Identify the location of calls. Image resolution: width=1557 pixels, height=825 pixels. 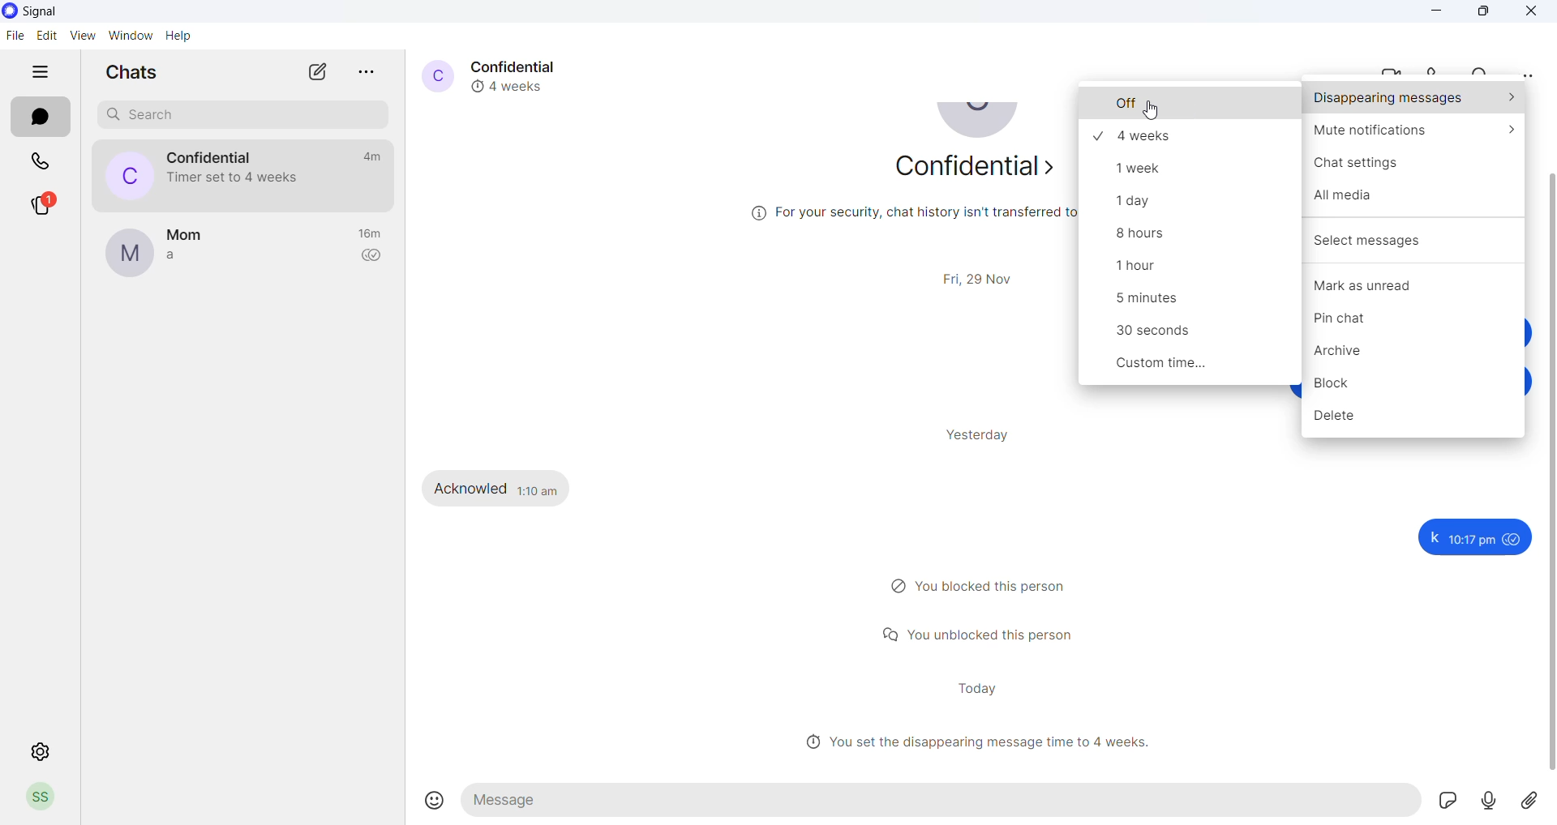
(1442, 68).